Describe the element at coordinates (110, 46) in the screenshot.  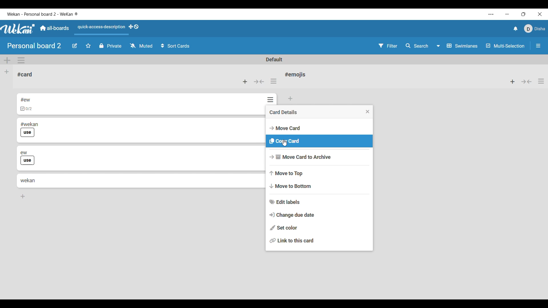
I see `Privacy of board` at that location.